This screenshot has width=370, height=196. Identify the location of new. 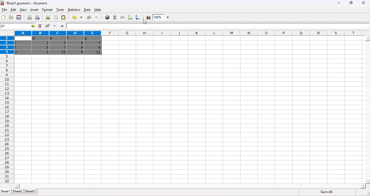
(3, 17).